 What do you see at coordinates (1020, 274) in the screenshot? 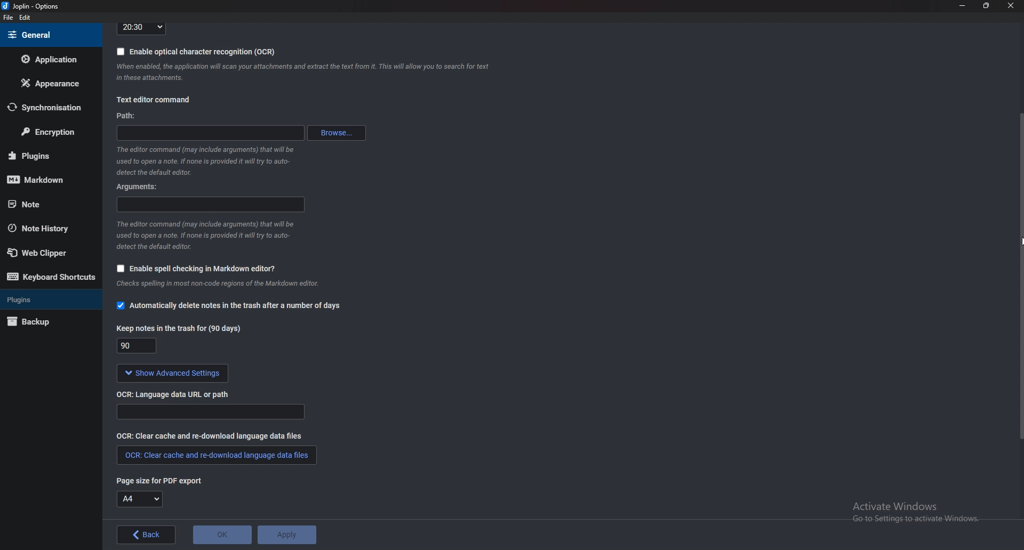
I see `Scroll bar` at bounding box center [1020, 274].